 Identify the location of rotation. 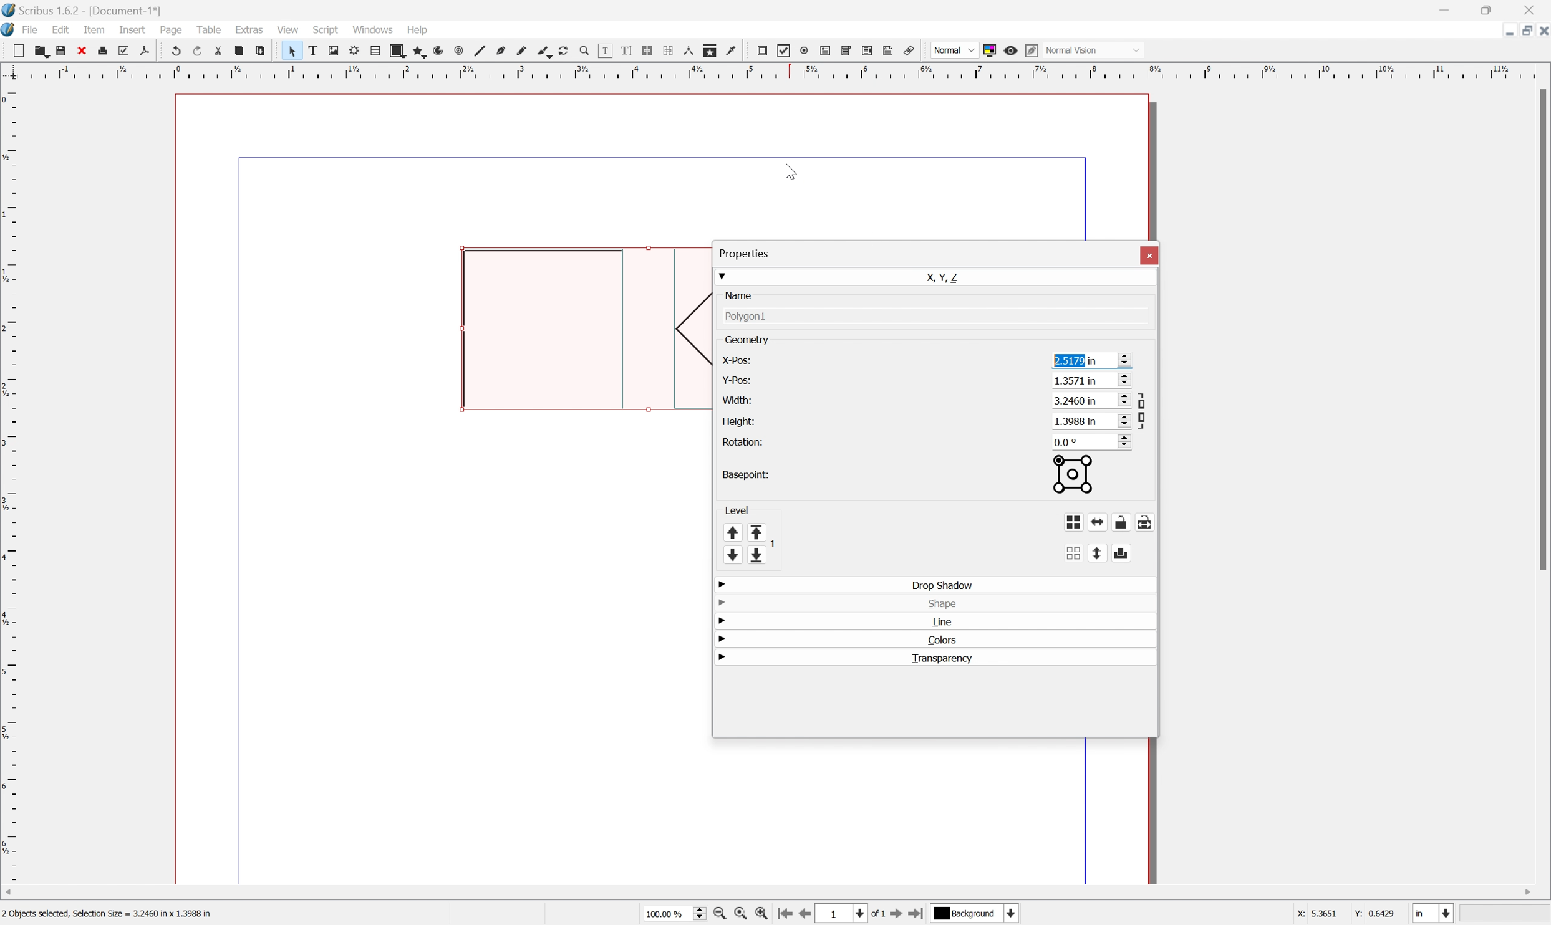
(743, 441).